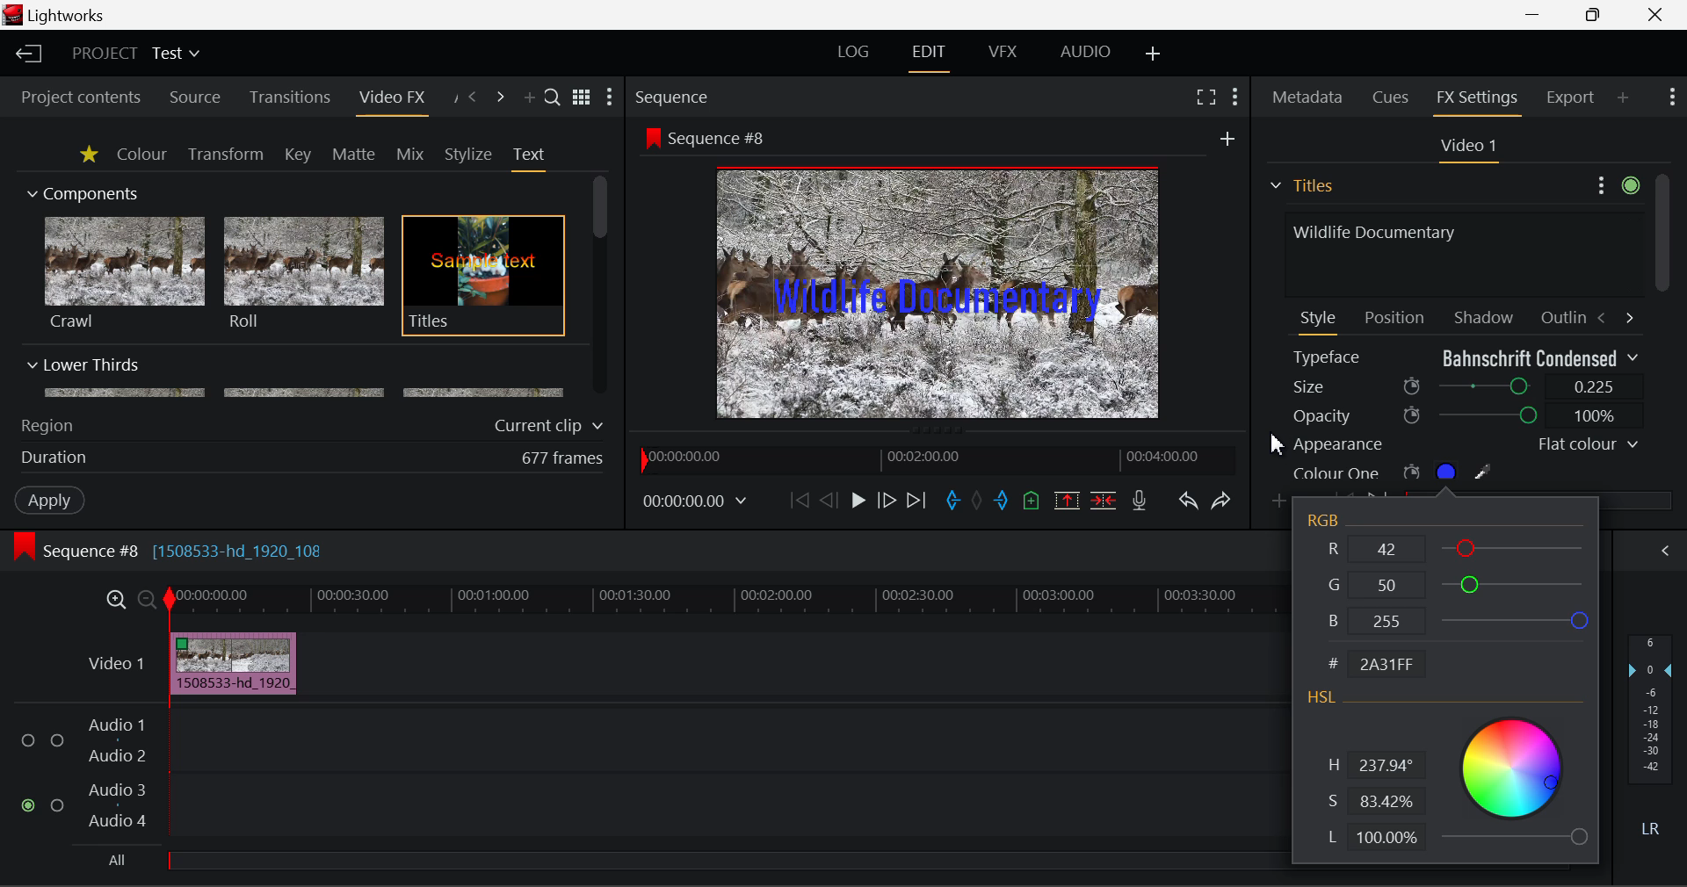  Describe the element at coordinates (1223, 501) in the screenshot. I see `Redo` at that location.